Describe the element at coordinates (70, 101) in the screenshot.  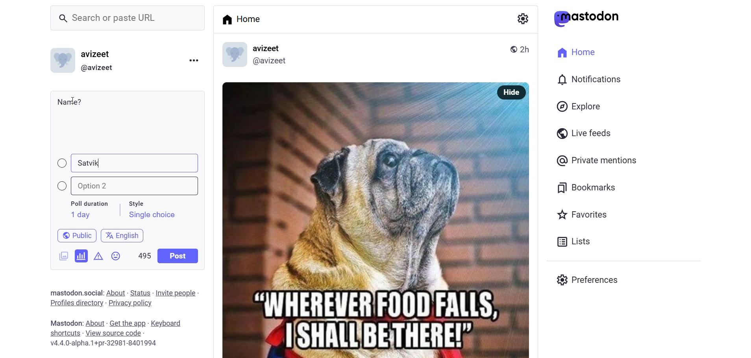
I see `name?` at that location.